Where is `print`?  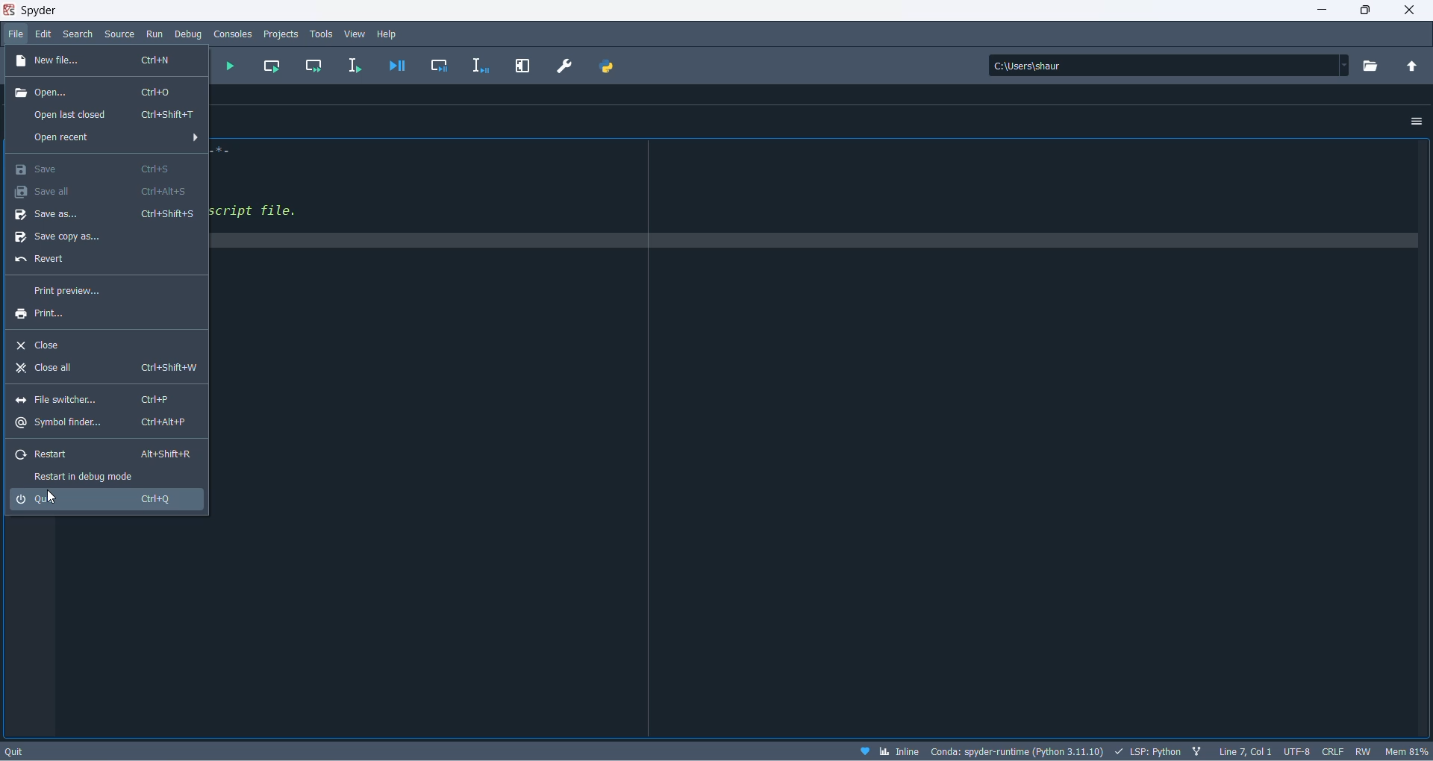
print is located at coordinates (107, 317).